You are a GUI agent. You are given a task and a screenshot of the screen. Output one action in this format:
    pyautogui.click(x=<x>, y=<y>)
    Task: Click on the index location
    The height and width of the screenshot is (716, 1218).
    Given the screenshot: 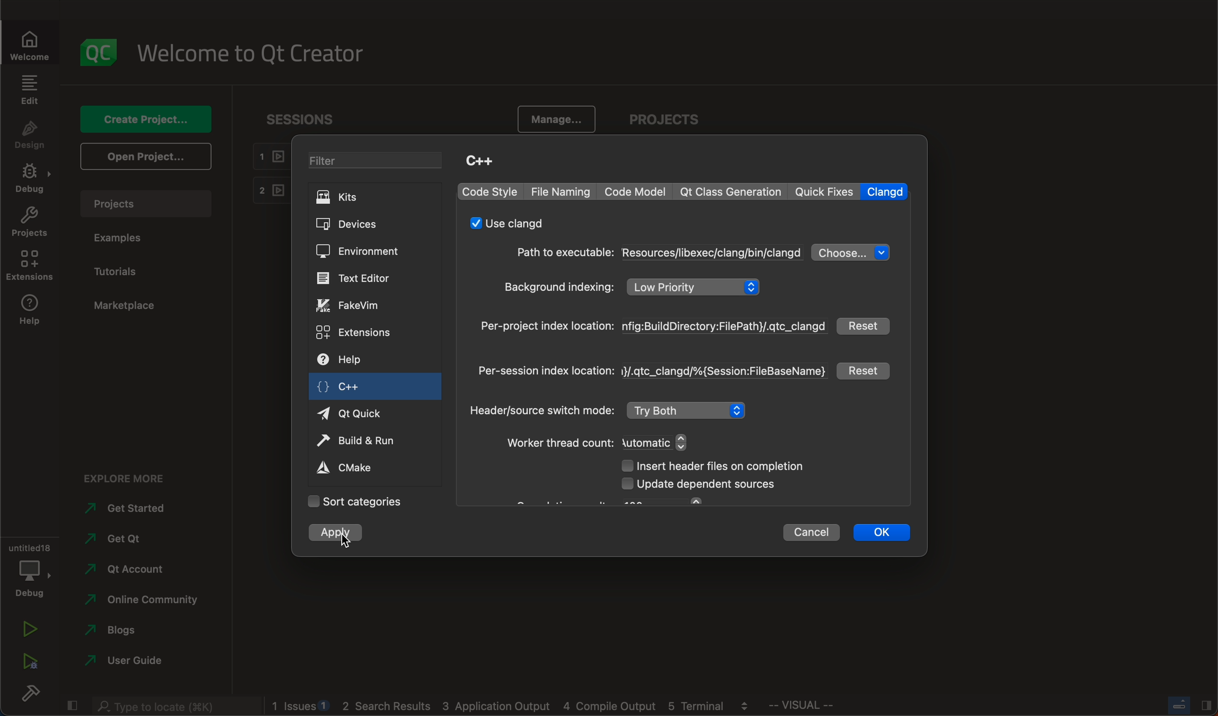 What is the action you would take?
    pyautogui.click(x=651, y=372)
    